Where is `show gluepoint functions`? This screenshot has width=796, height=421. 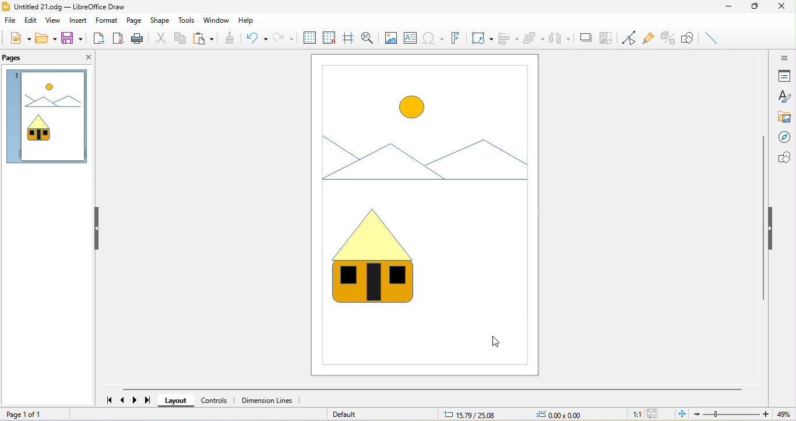
show gluepoint functions is located at coordinates (651, 40).